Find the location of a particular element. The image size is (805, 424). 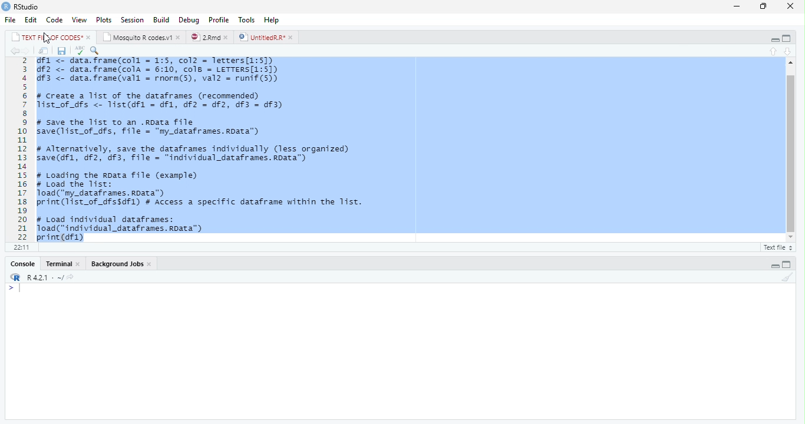

View is located at coordinates (80, 20).